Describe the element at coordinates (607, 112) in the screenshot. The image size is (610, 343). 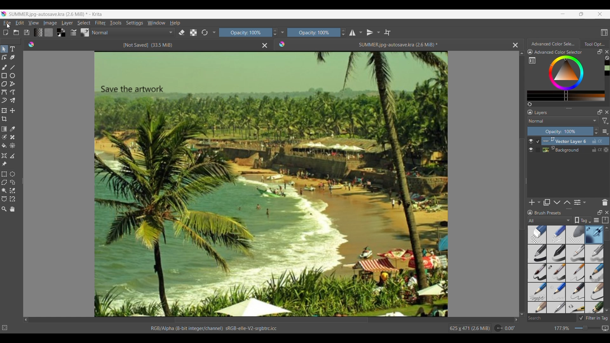
I see `Close Layers` at that location.